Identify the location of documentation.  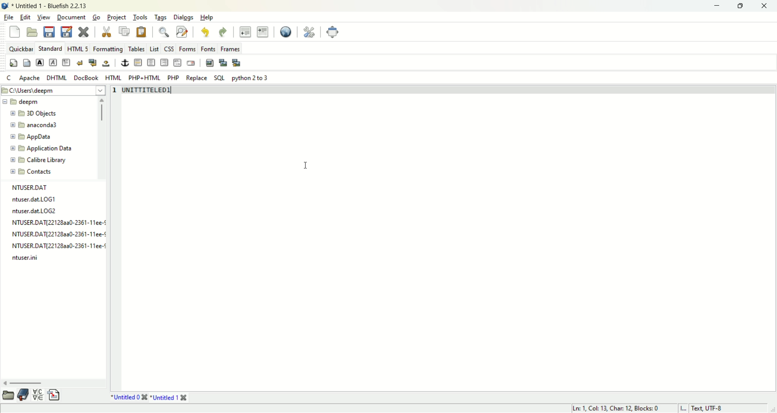
(23, 396).